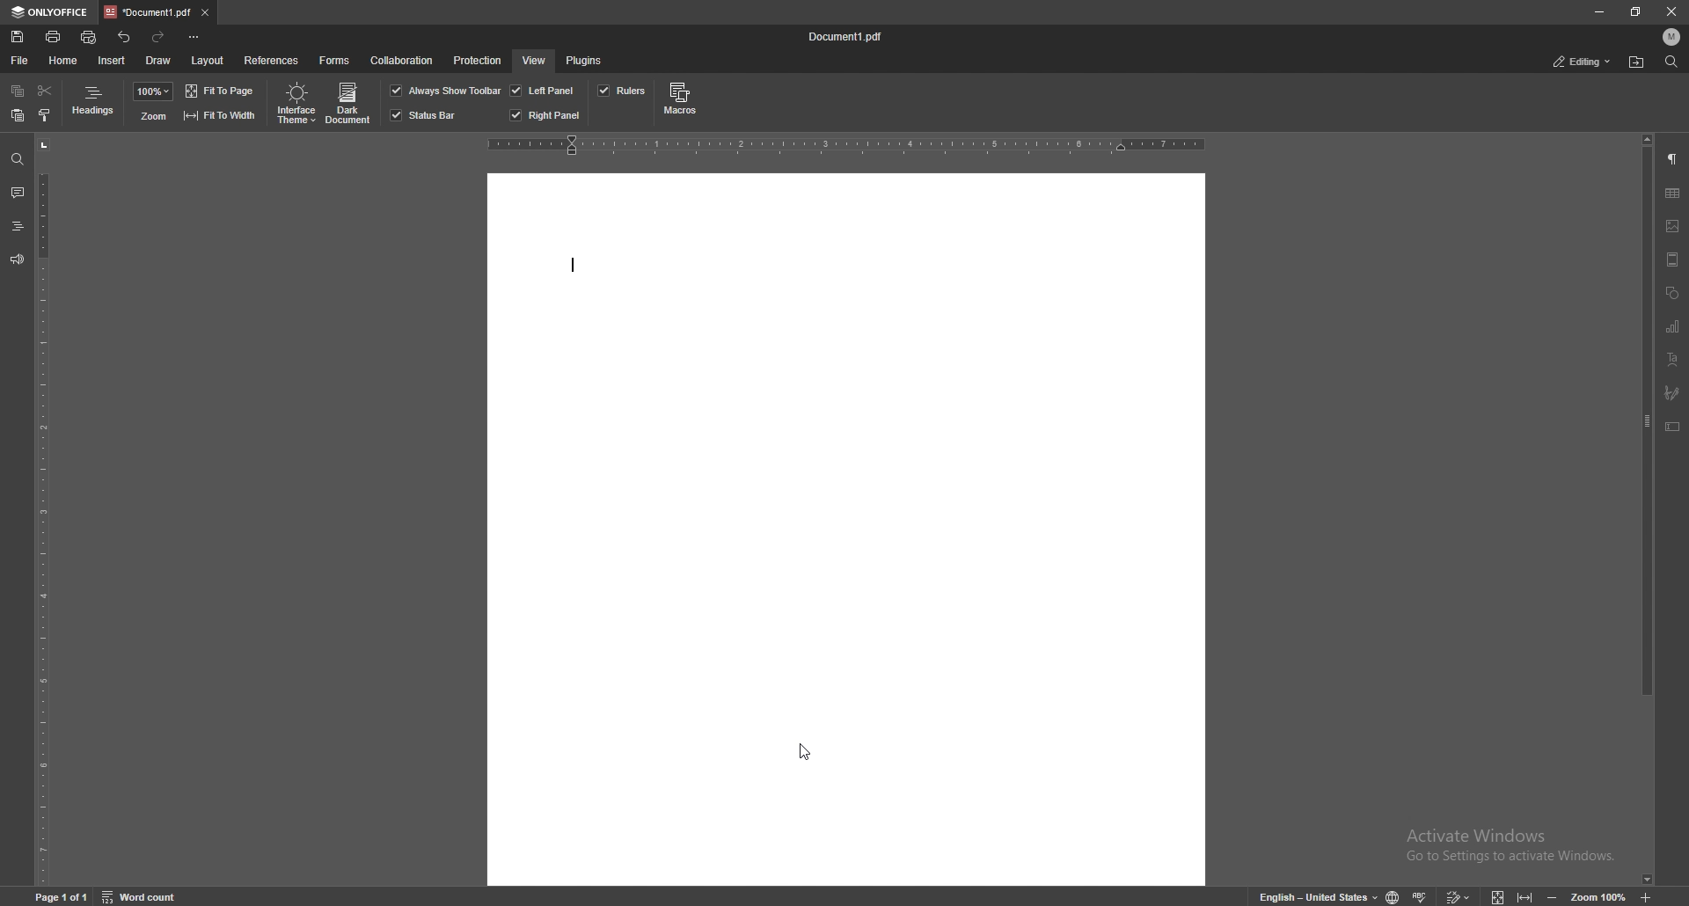 This screenshot has width=1689, height=906. Describe the element at coordinates (1460, 895) in the screenshot. I see `track changes` at that location.